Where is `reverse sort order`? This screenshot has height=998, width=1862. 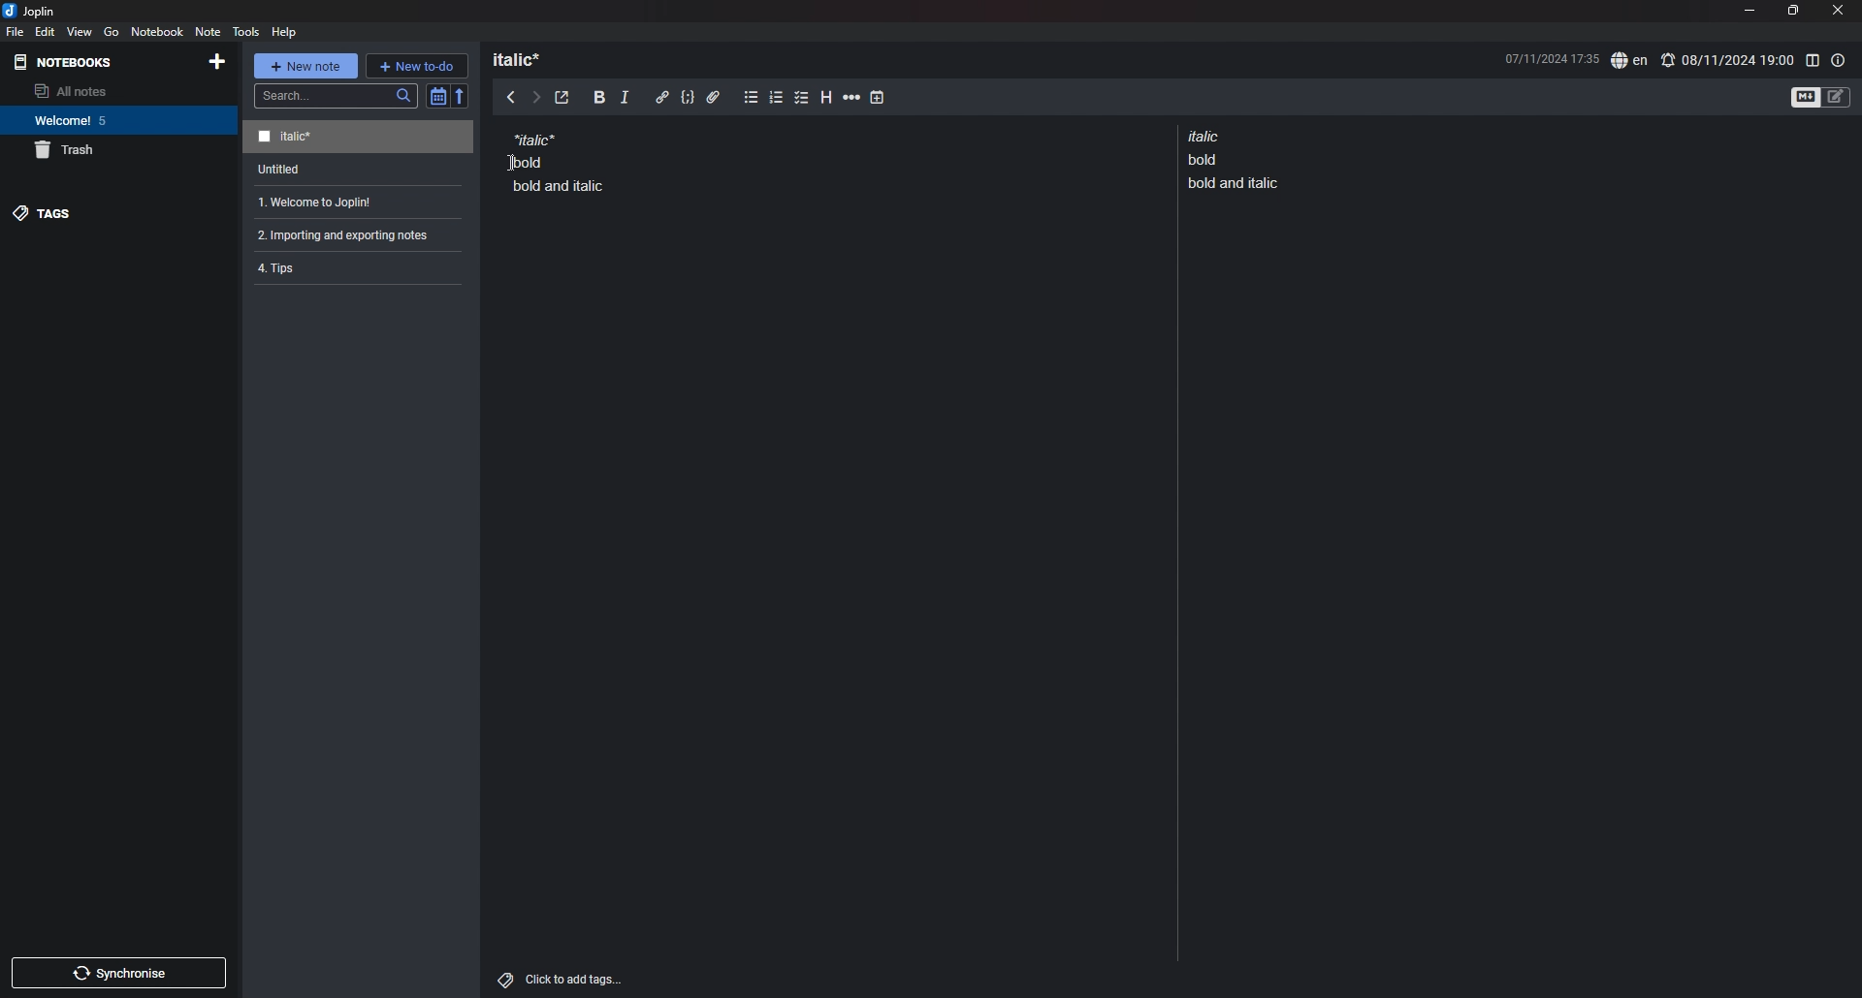
reverse sort order is located at coordinates (461, 95).